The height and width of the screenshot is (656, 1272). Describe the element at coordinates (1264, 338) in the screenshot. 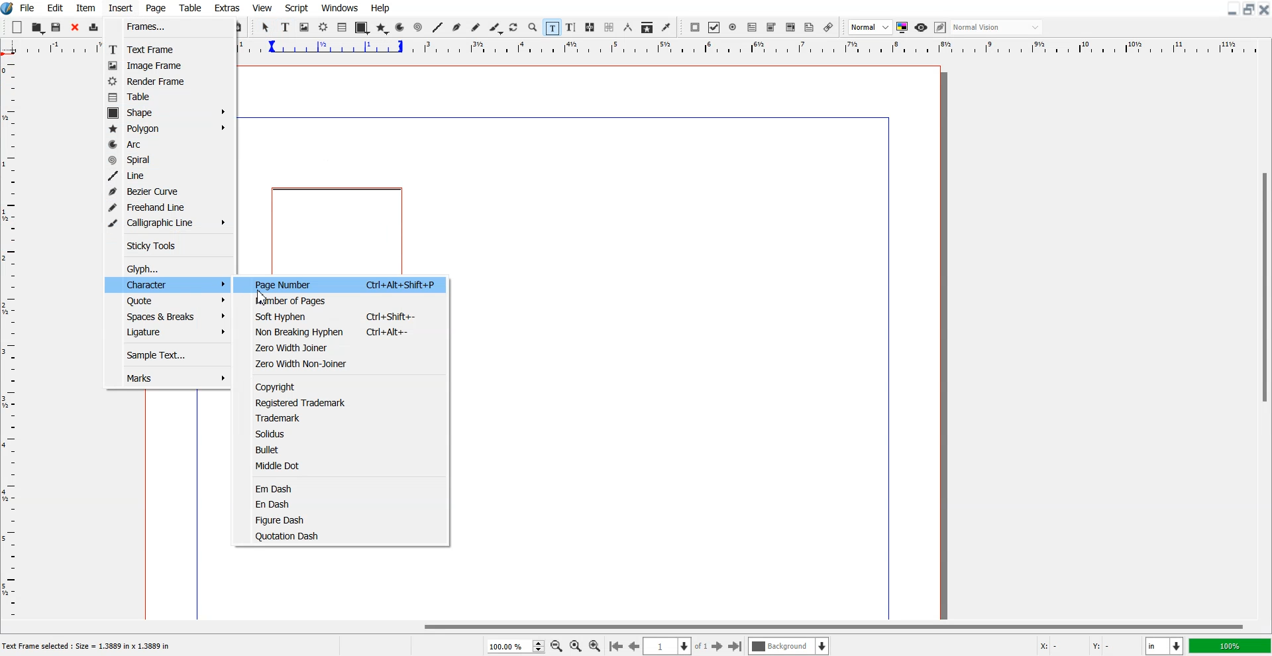

I see `Vertical Scroll bar` at that location.